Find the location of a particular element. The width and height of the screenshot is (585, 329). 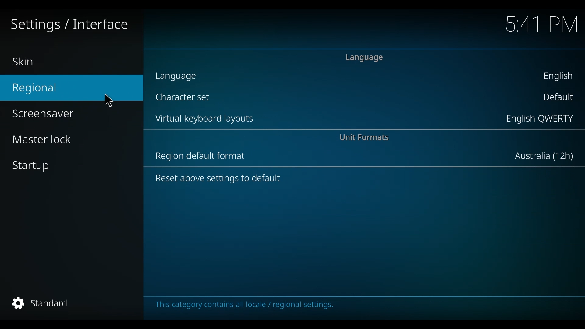

language is located at coordinates (176, 76).